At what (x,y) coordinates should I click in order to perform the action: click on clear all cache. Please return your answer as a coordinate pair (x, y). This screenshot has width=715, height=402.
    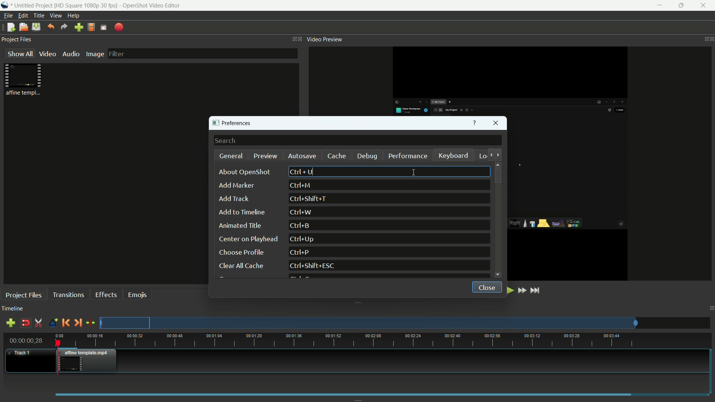
    Looking at the image, I should click on (240, 267).